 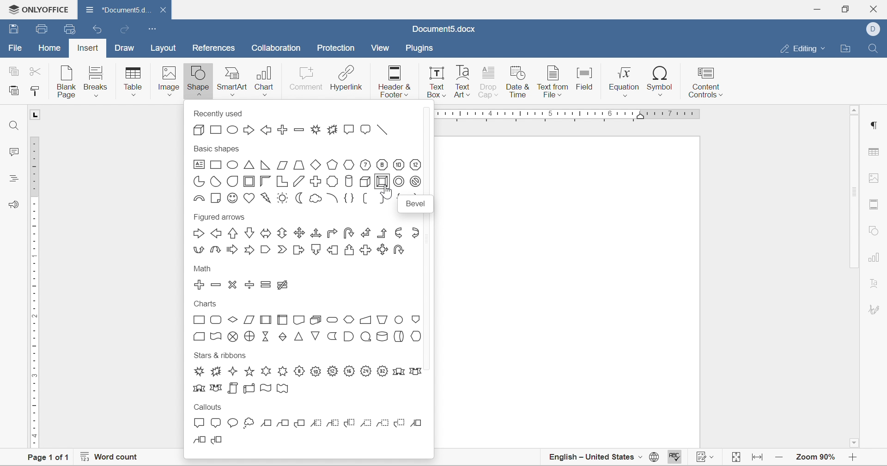 What do you see at coordinates (33, 72) in the screenshot?
I see `cut` at bounding box center [33, 72].